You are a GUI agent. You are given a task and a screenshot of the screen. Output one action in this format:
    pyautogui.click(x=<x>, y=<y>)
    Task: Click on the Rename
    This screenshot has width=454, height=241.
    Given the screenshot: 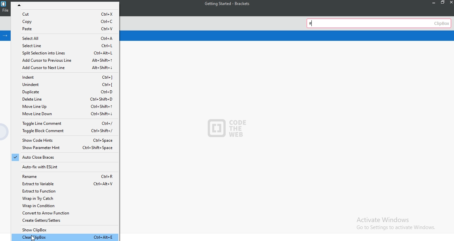 What is the action you would take?
    pyautogui.click(x=65, y=175)
    